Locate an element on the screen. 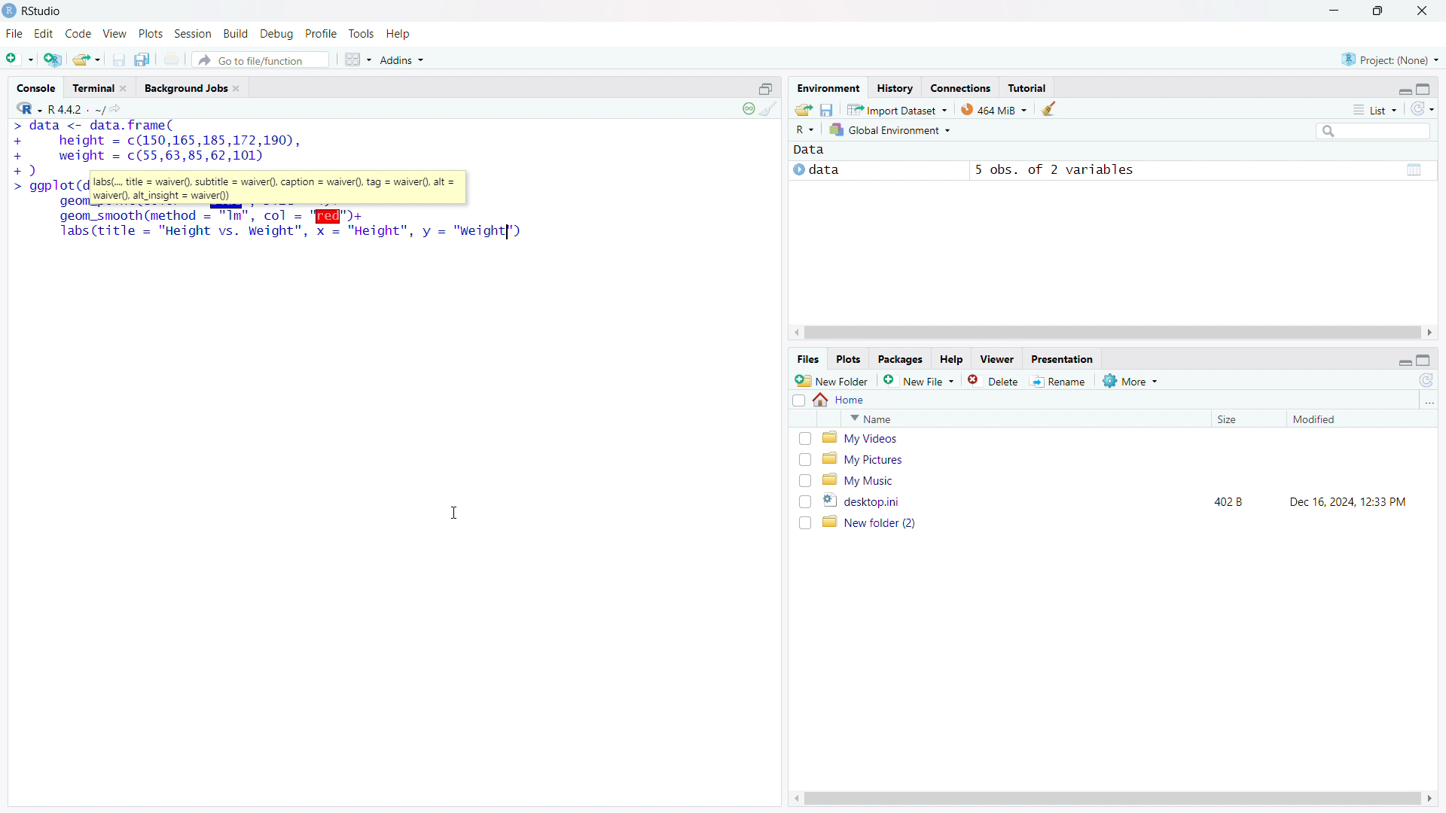 This screenshot has width=1446, height=813. scroll left is located at coordinates (793, 799).